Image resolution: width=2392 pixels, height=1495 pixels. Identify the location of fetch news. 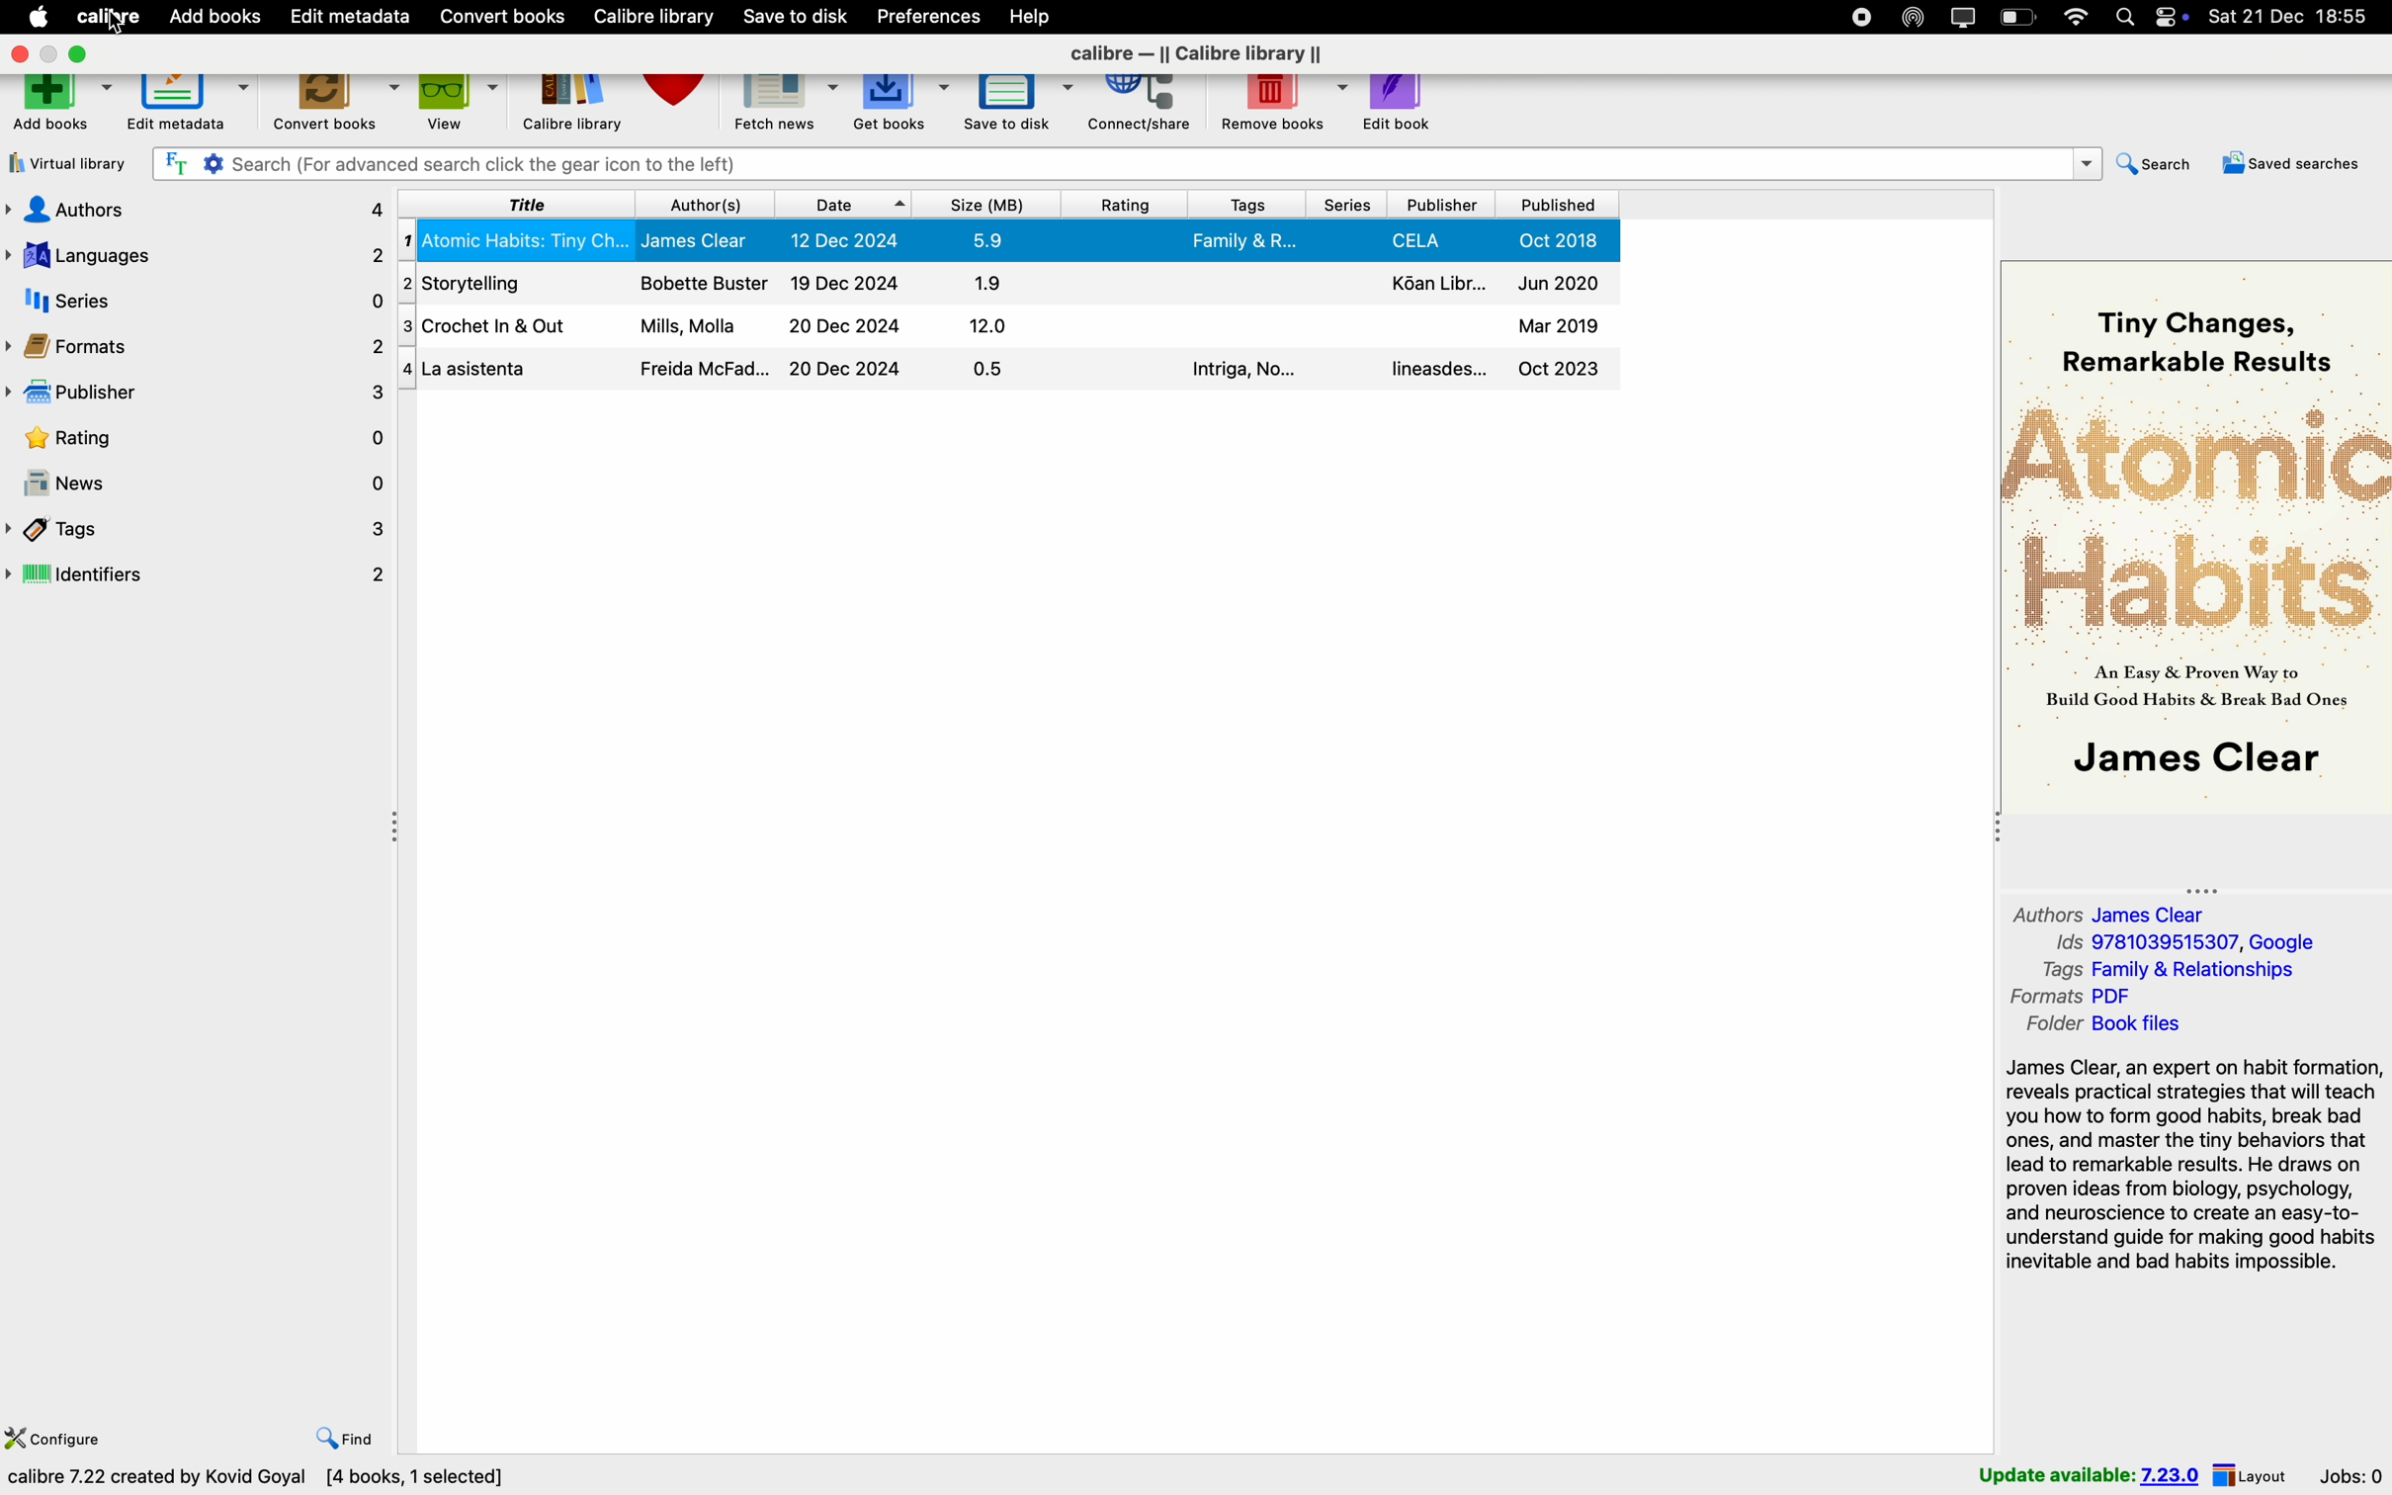
(788, 105).